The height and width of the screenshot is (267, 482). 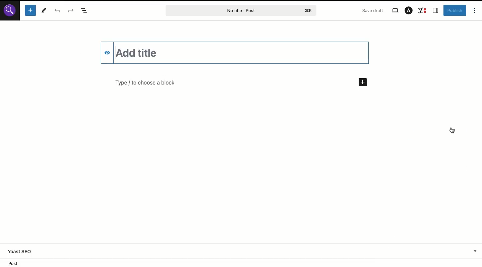 I want to click on Doc overview, so click(x=86, y=11).